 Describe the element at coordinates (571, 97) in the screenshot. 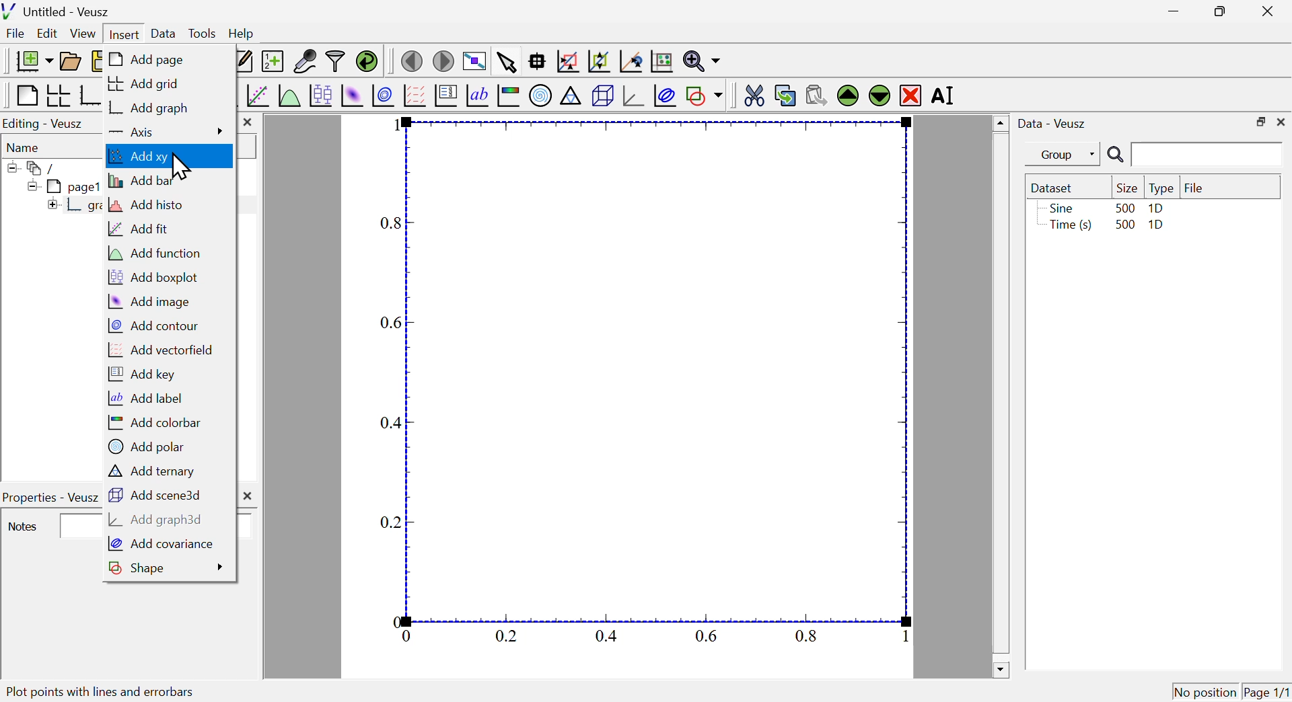

I see `ternary graph` at that location.